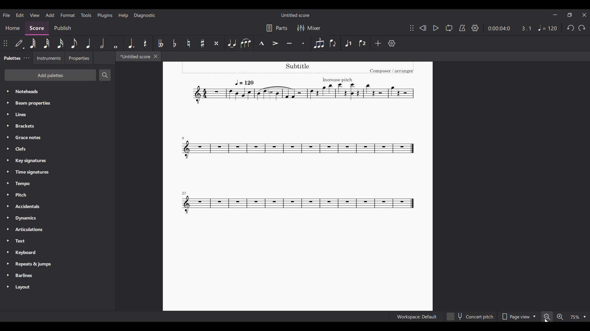 This screenshot has height=331, width=590. What do you see at coordinates (277, 28) in the screenshot?
I see `Parts settings` at bounding box center [277, 28].